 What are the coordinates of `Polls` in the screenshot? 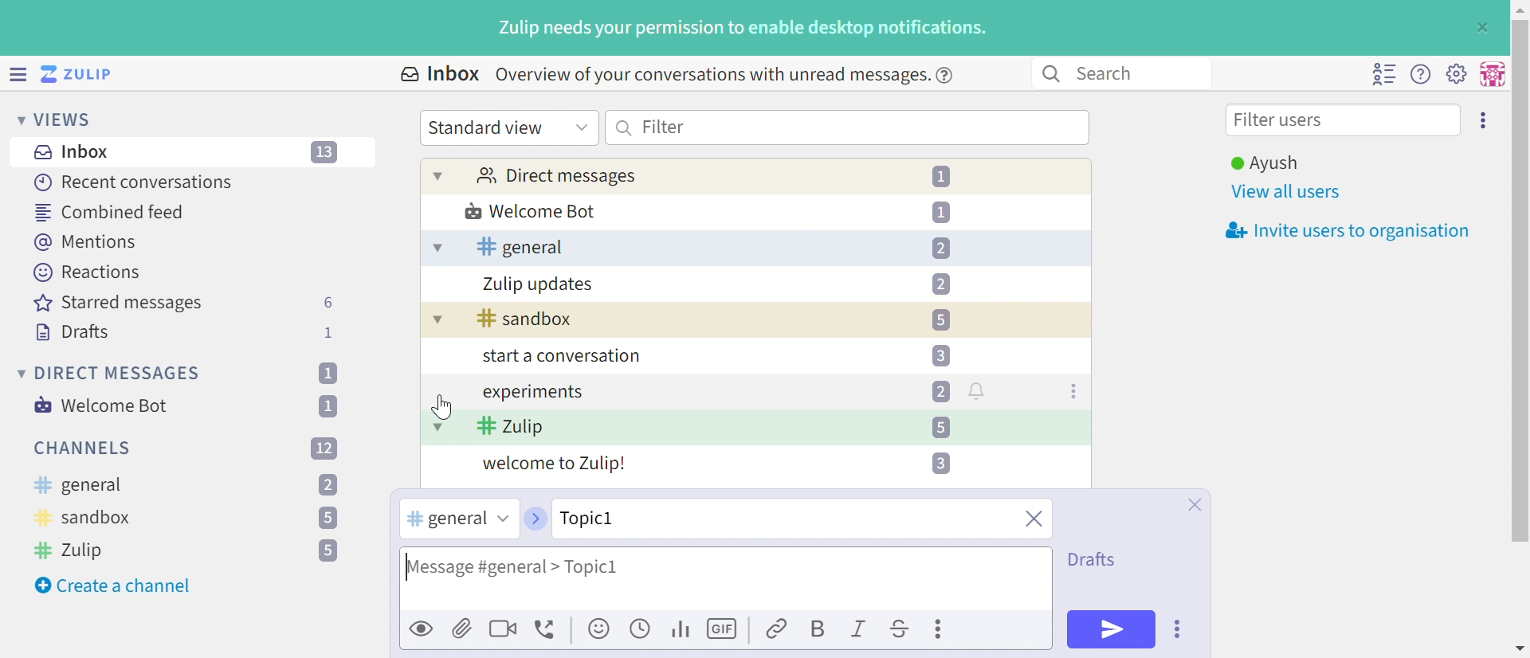 It's located at (682, 628).